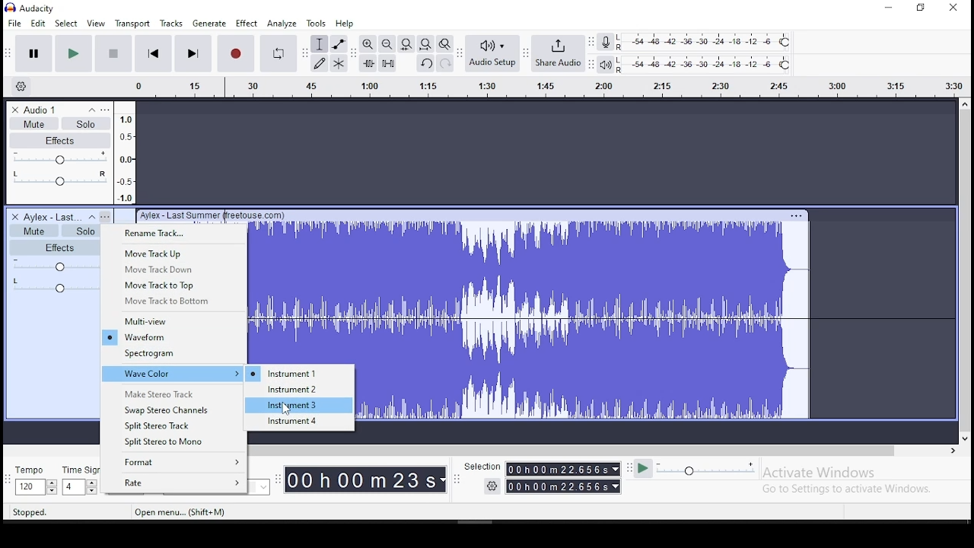  Describe the element at coordinates (622, 38) in the screenshot. I see `L` at that location.